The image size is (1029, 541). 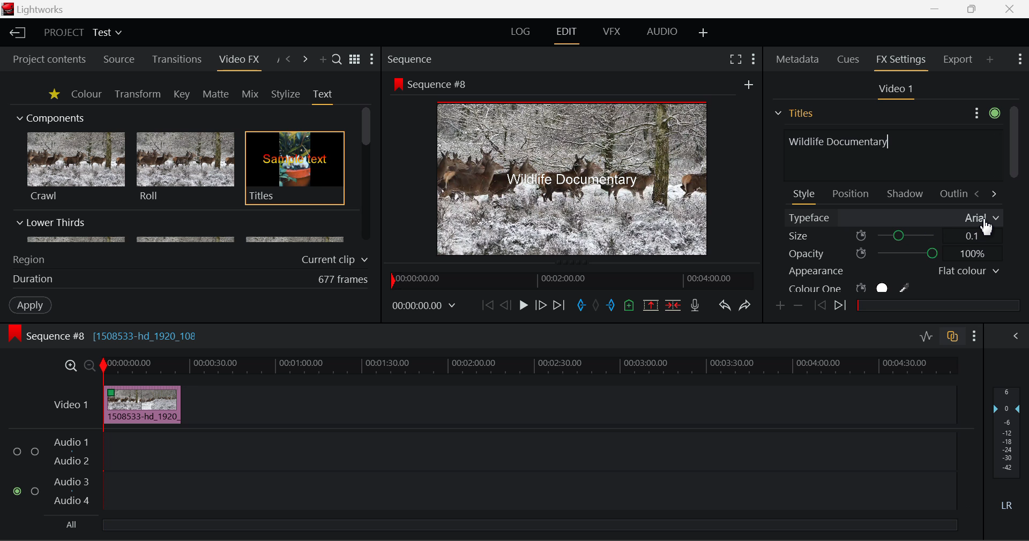 I want to click on Video FX Panel Open, so click(x=238, y=61).